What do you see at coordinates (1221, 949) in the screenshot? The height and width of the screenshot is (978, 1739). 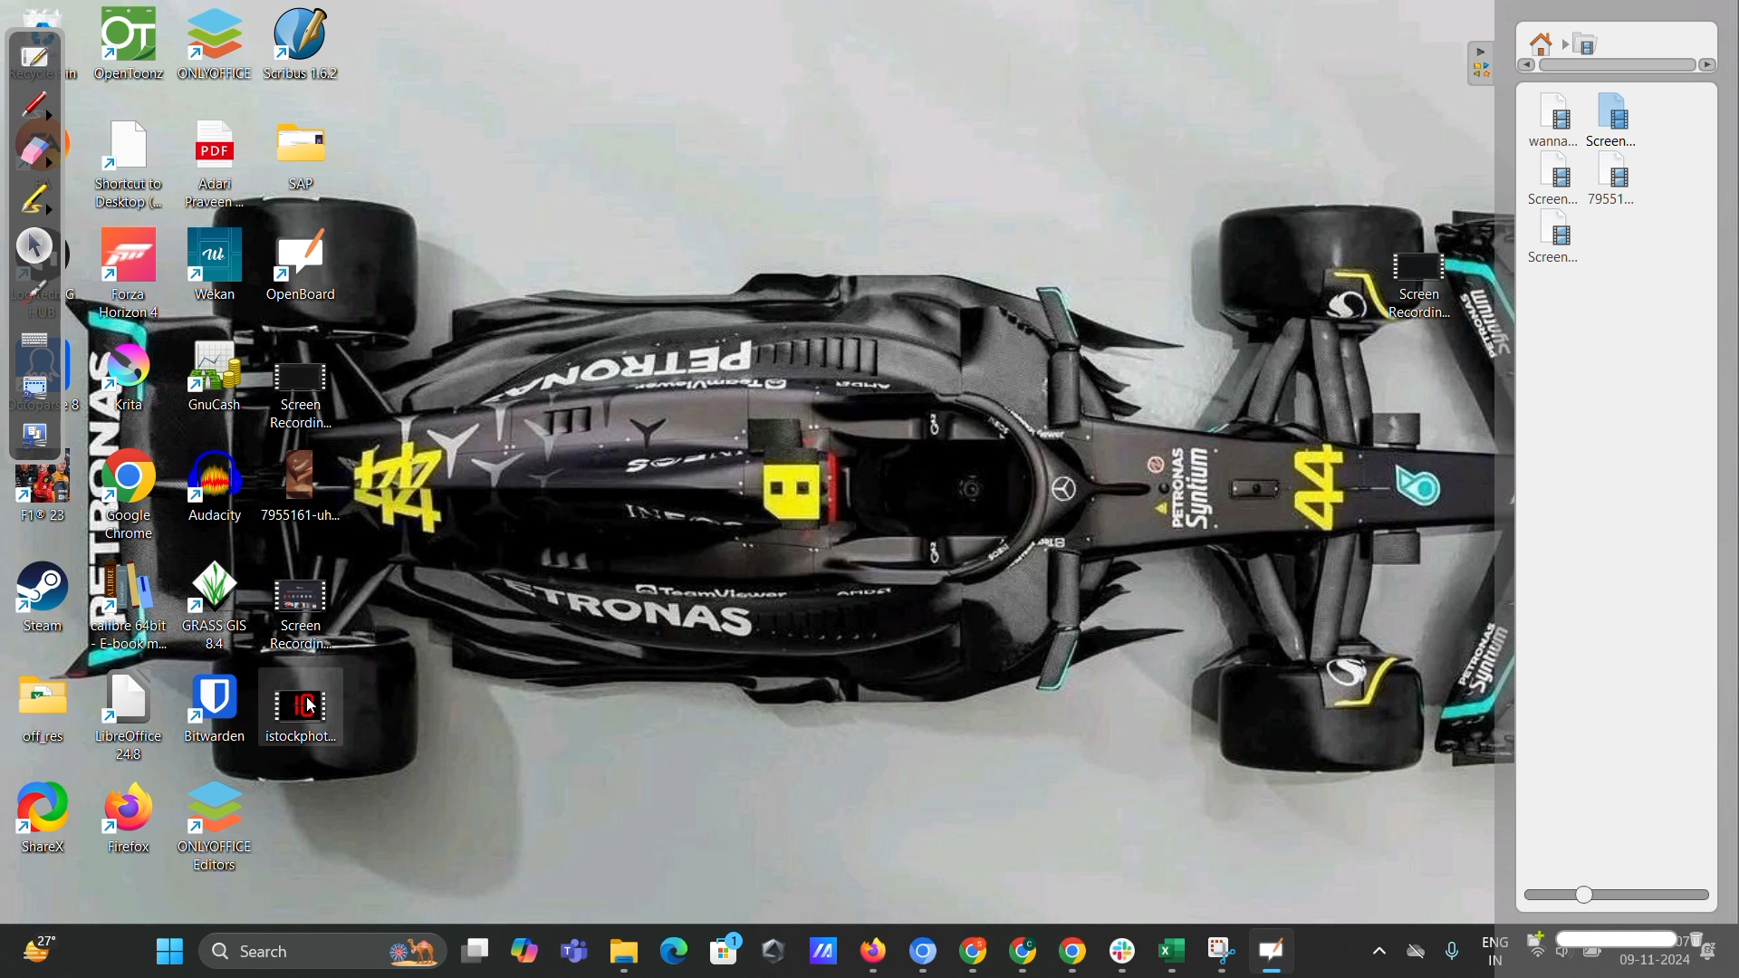 I see `Minimized snipping tool` at bounding box center [1221, 949].